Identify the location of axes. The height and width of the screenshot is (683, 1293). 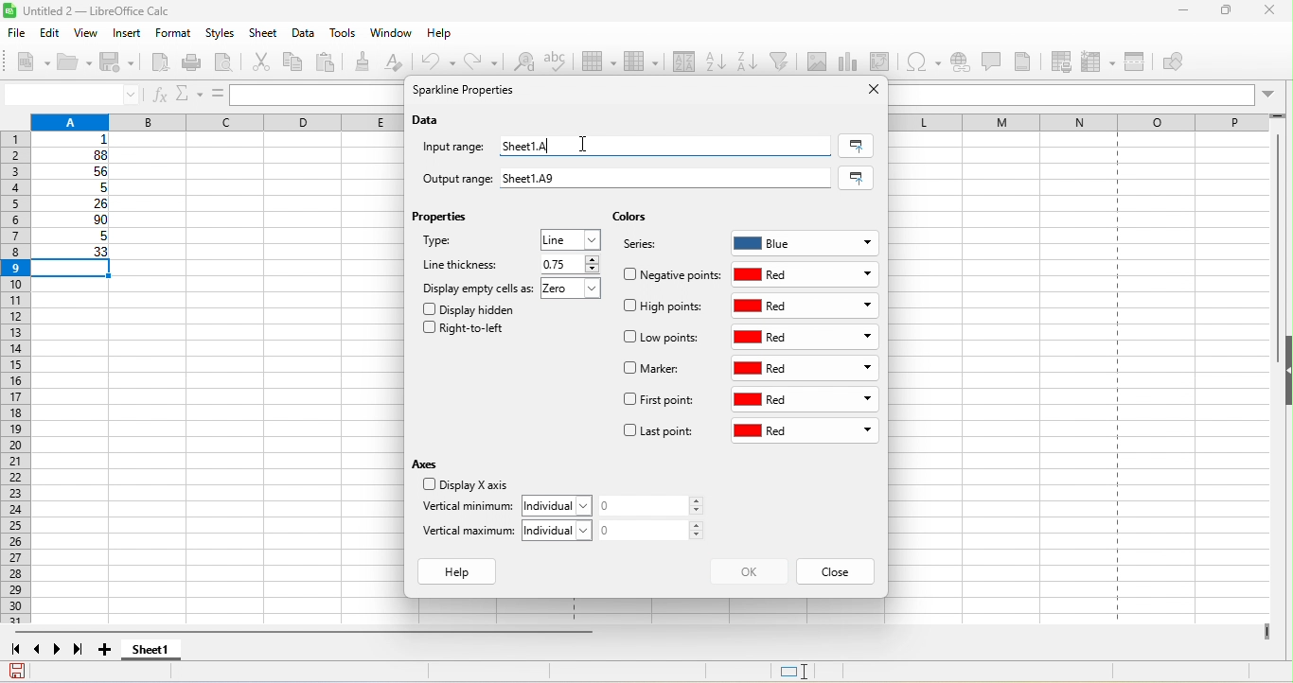
(429, 464).